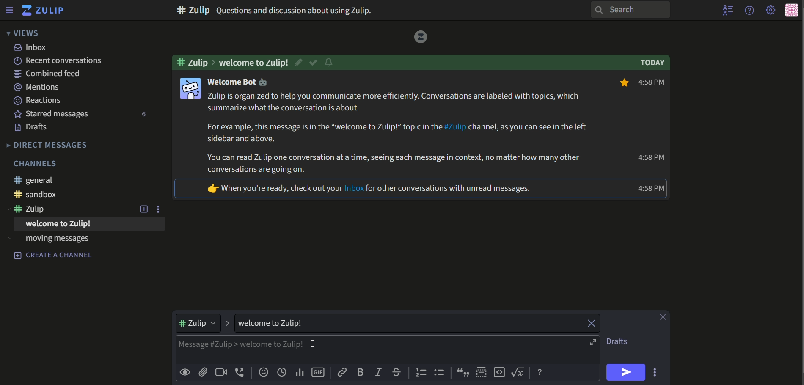 The image size is (804, 385). Describe the element at coordinates (240, 372) in the screenshot. I see `add voice call` at that location.